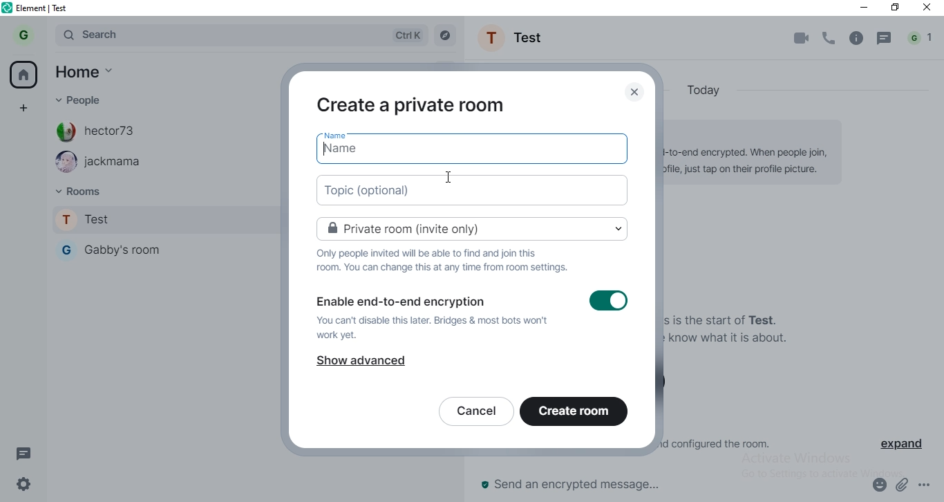 Image resolution: width=944 pixels, height=502 pixels. What do you see at coordinates (445, 37) in the screenshot?
I see `navigate` at bounding box center [445, 37].